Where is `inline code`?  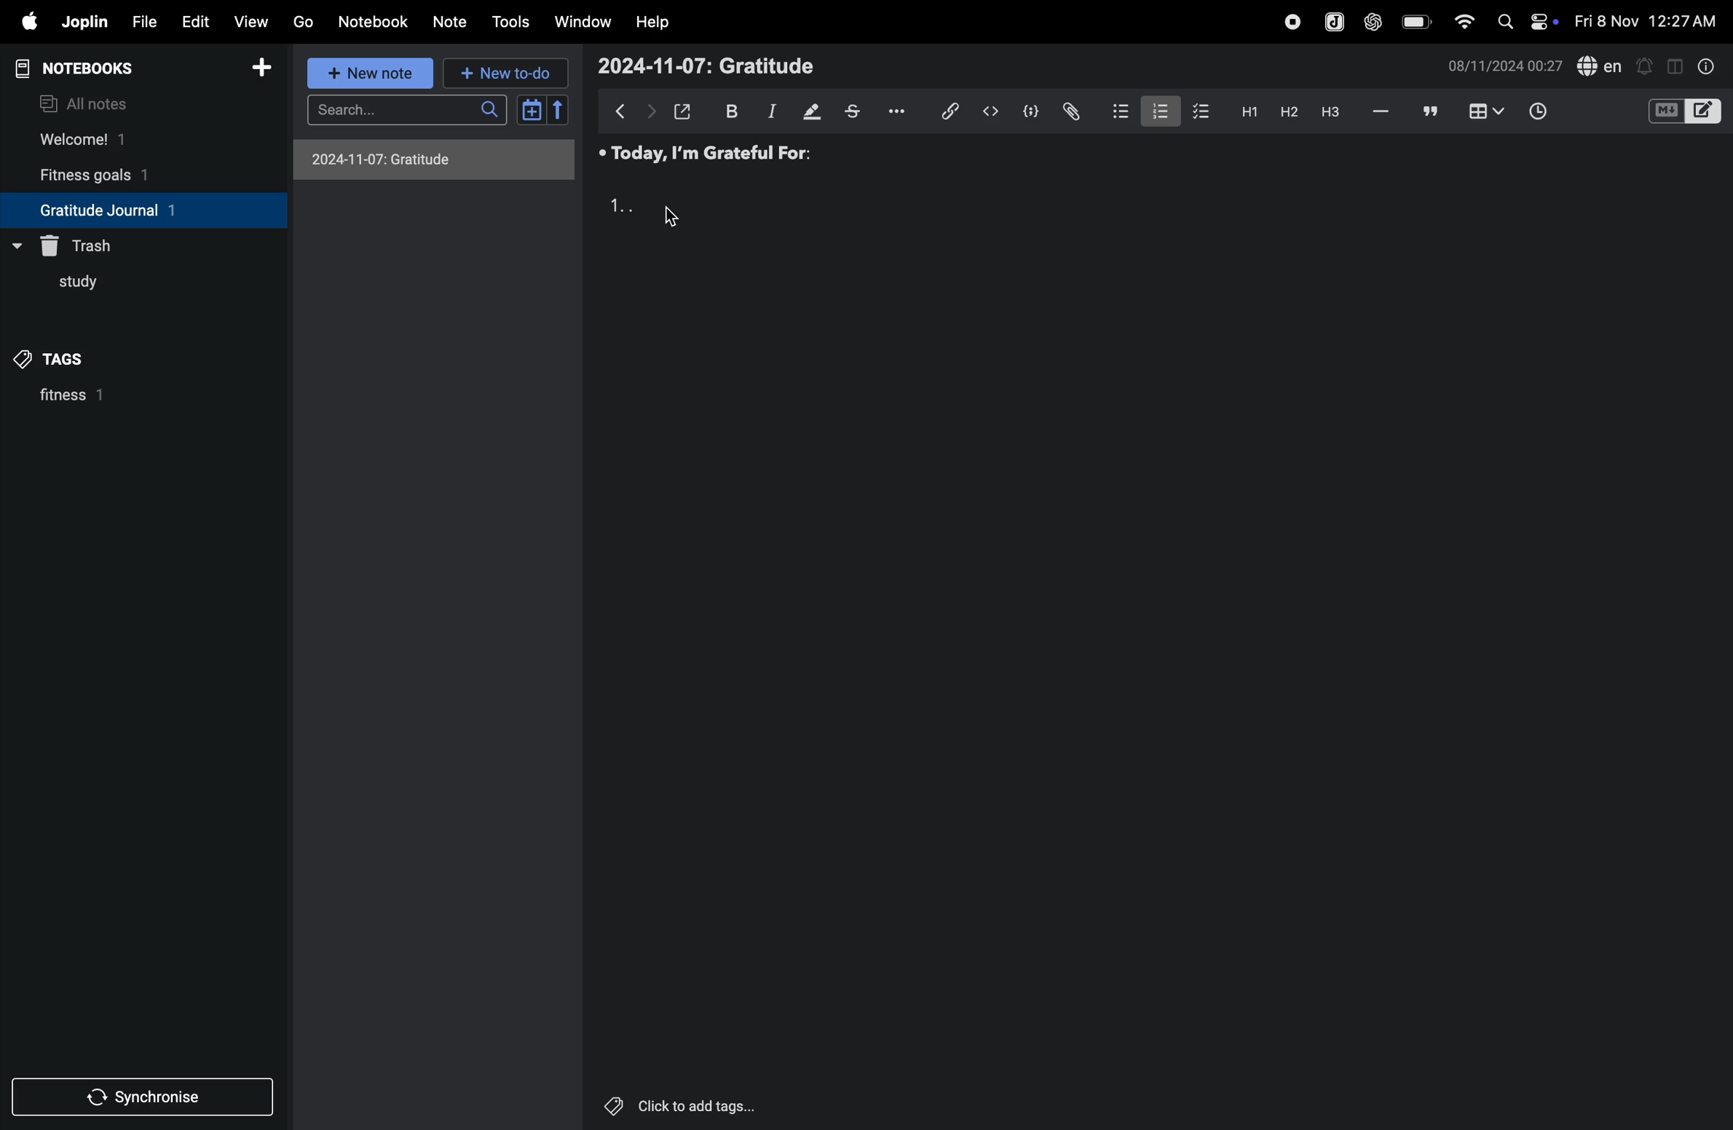
inline code is located at coordinates (988, 113).